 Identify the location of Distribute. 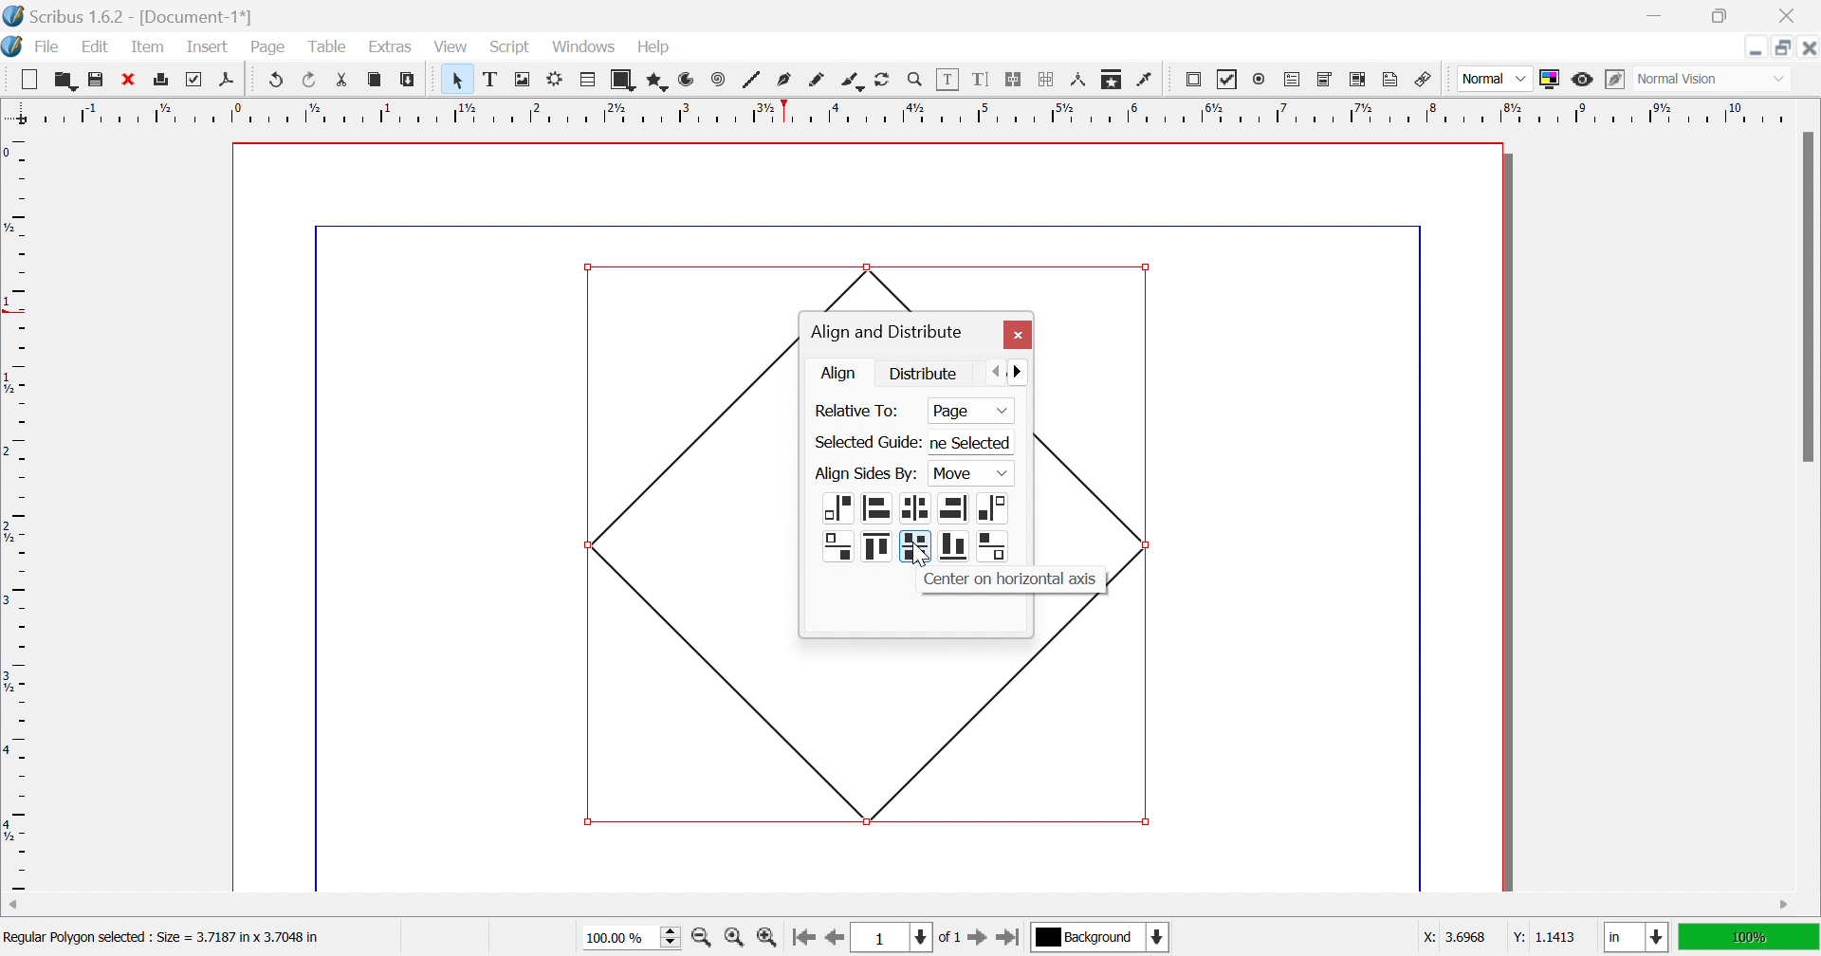
(925, 372).